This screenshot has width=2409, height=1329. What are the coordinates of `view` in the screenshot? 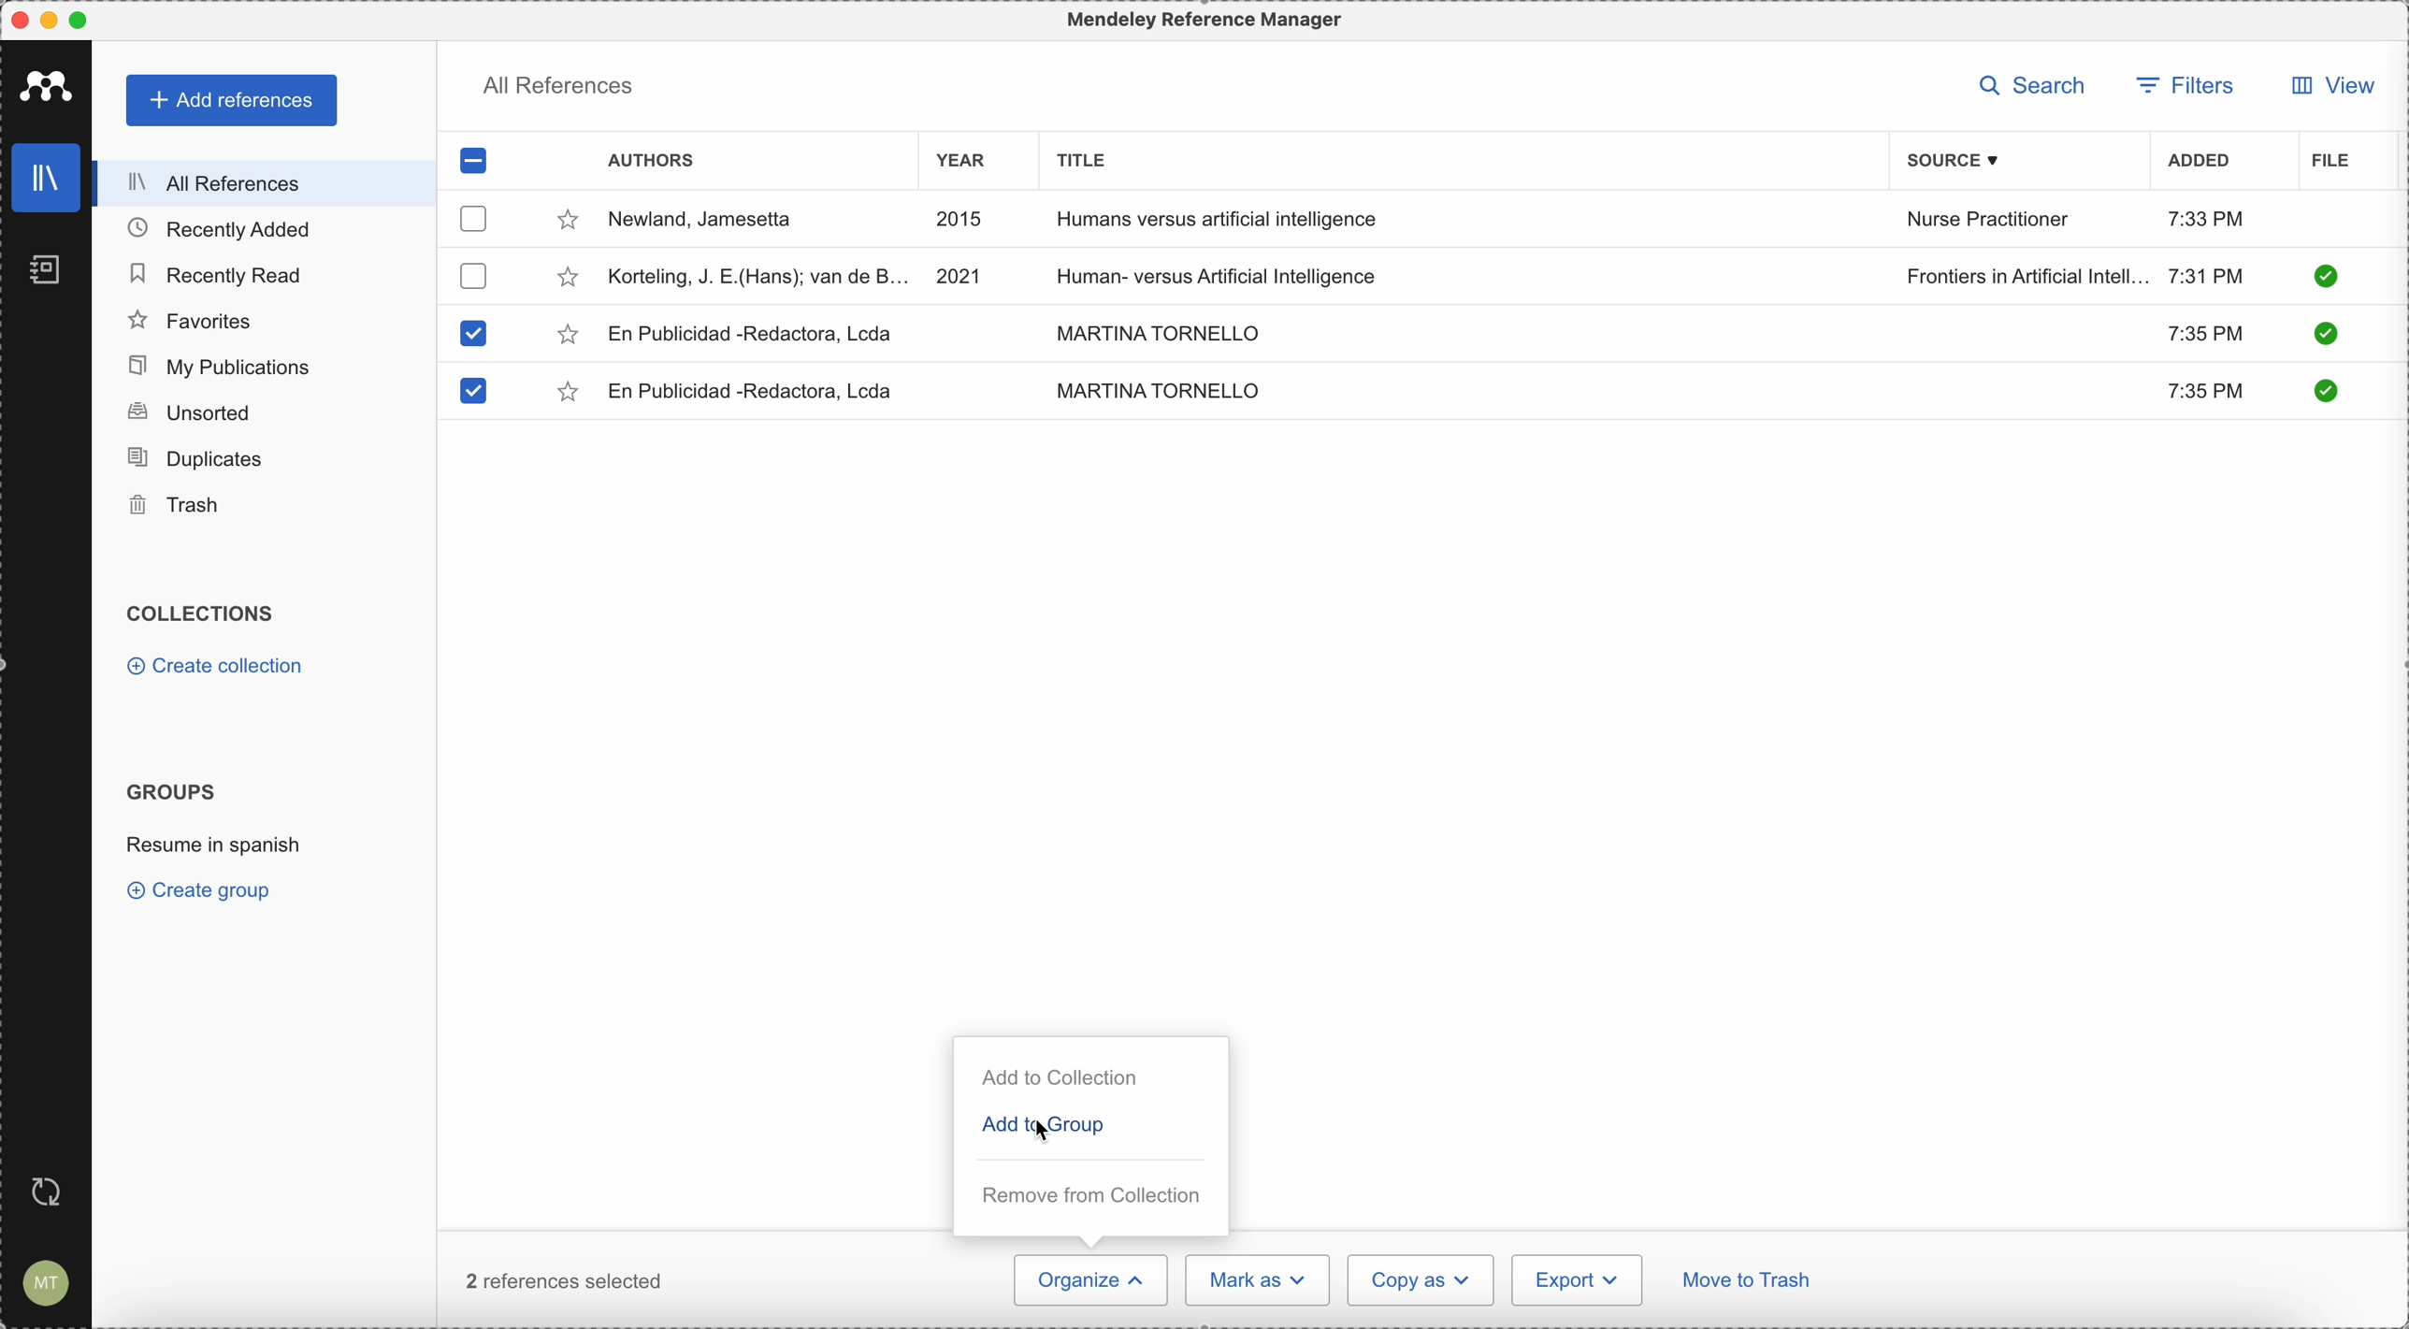 It's located at (2328, 85).